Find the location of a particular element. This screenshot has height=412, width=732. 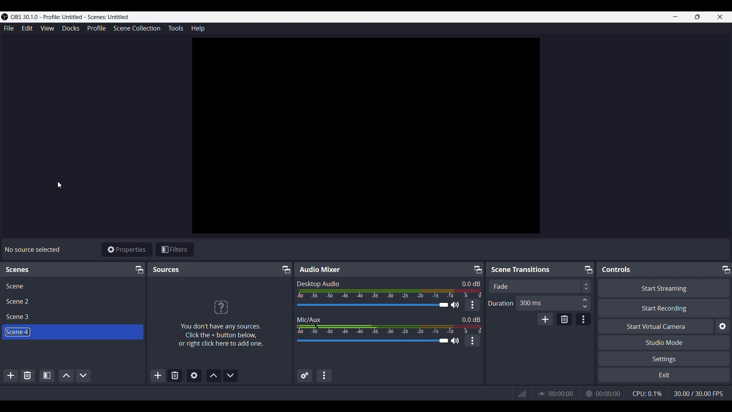

Scene 3 is located at coordinates (20, 317).